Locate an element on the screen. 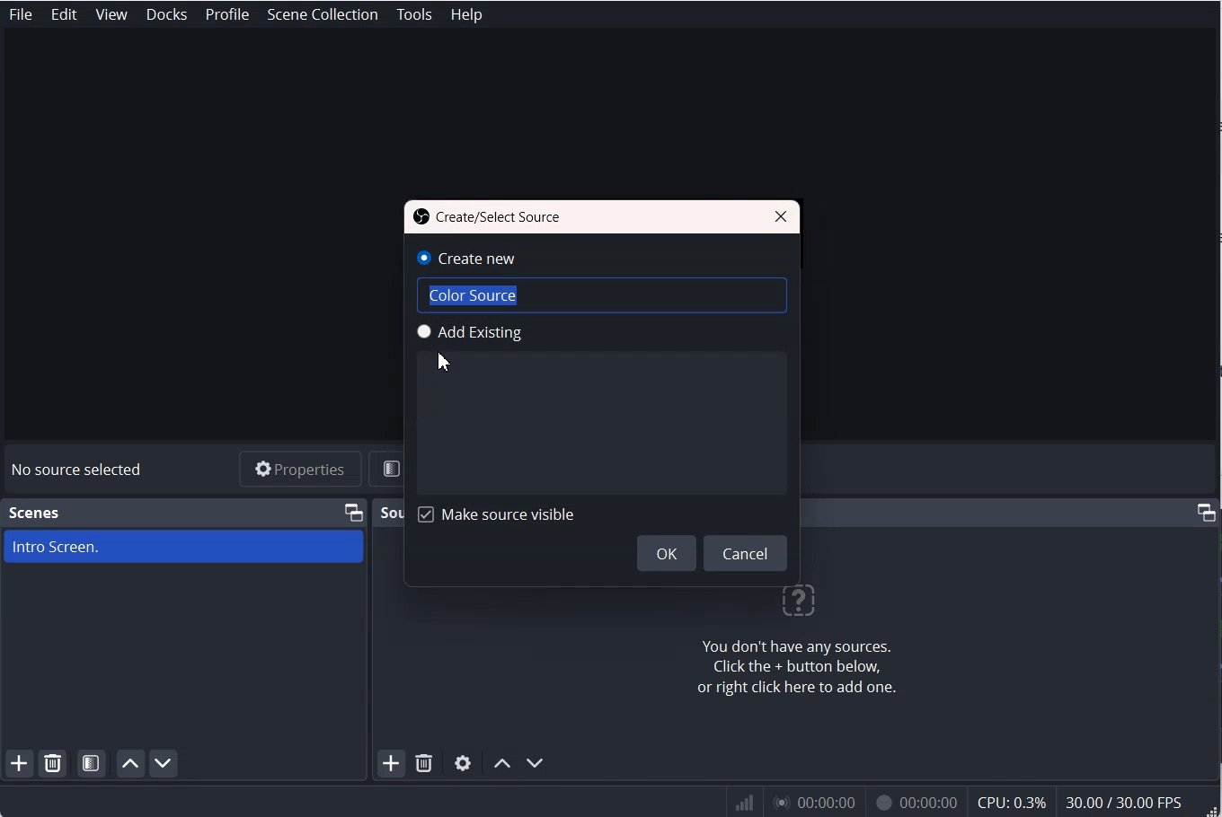  OK is located at coordinates (666, 552).